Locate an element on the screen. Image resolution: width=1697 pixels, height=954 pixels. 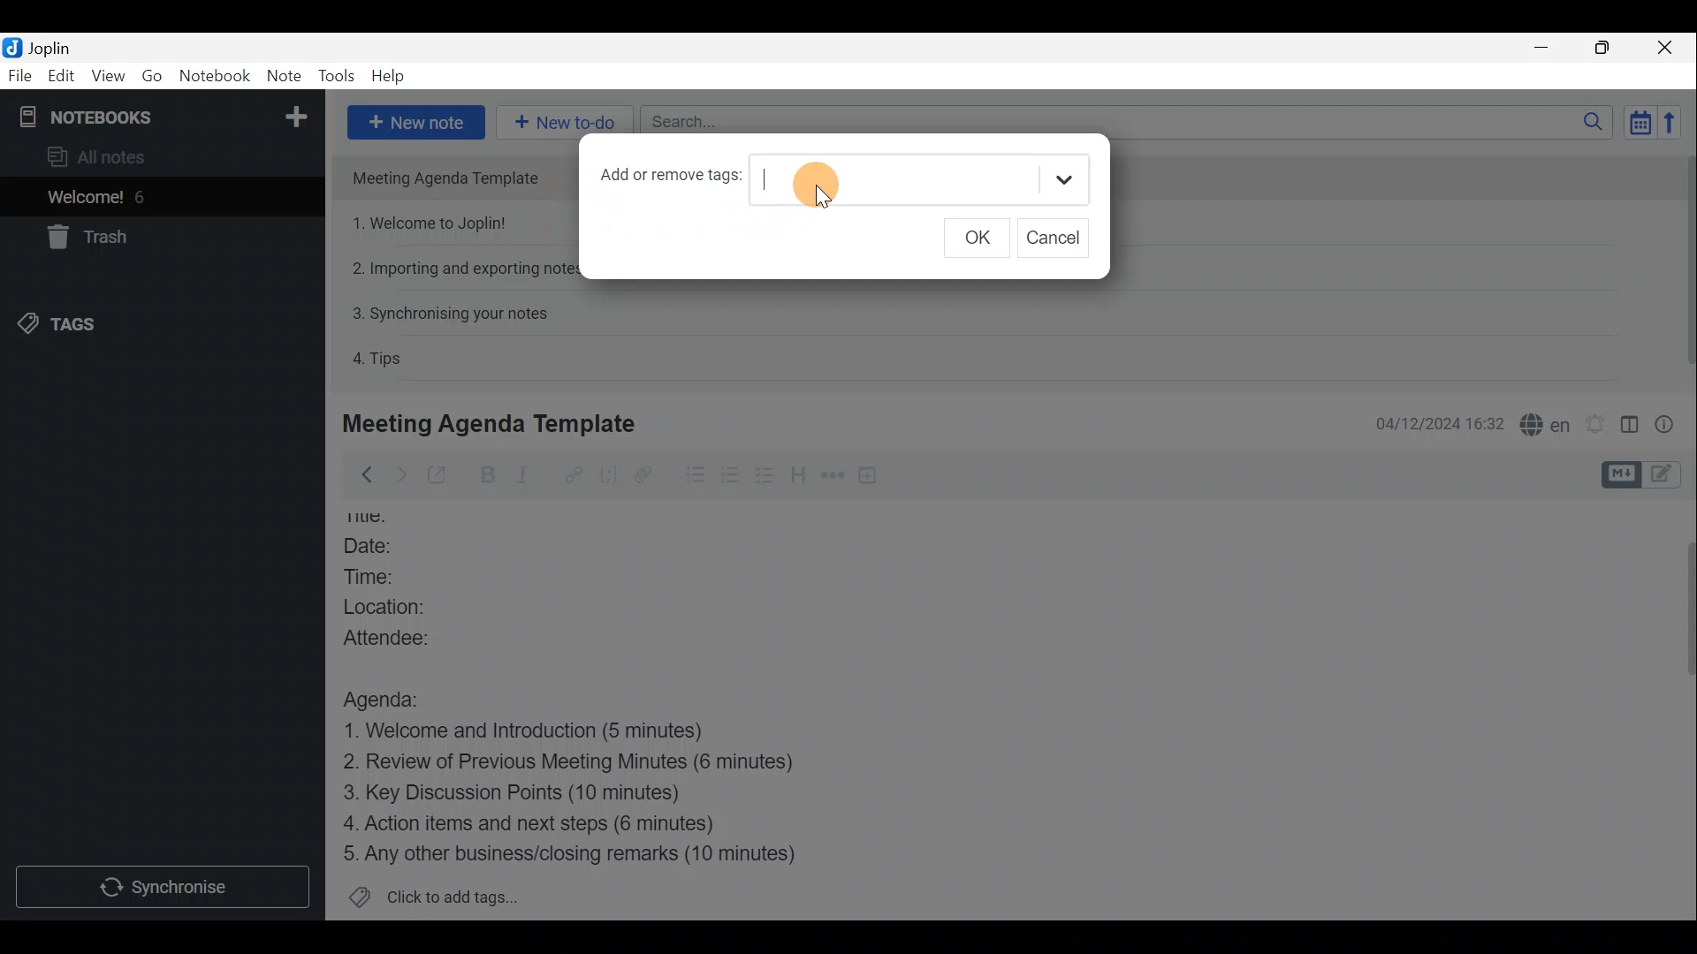
Horizontal rule is located at coordinates (834, 478).